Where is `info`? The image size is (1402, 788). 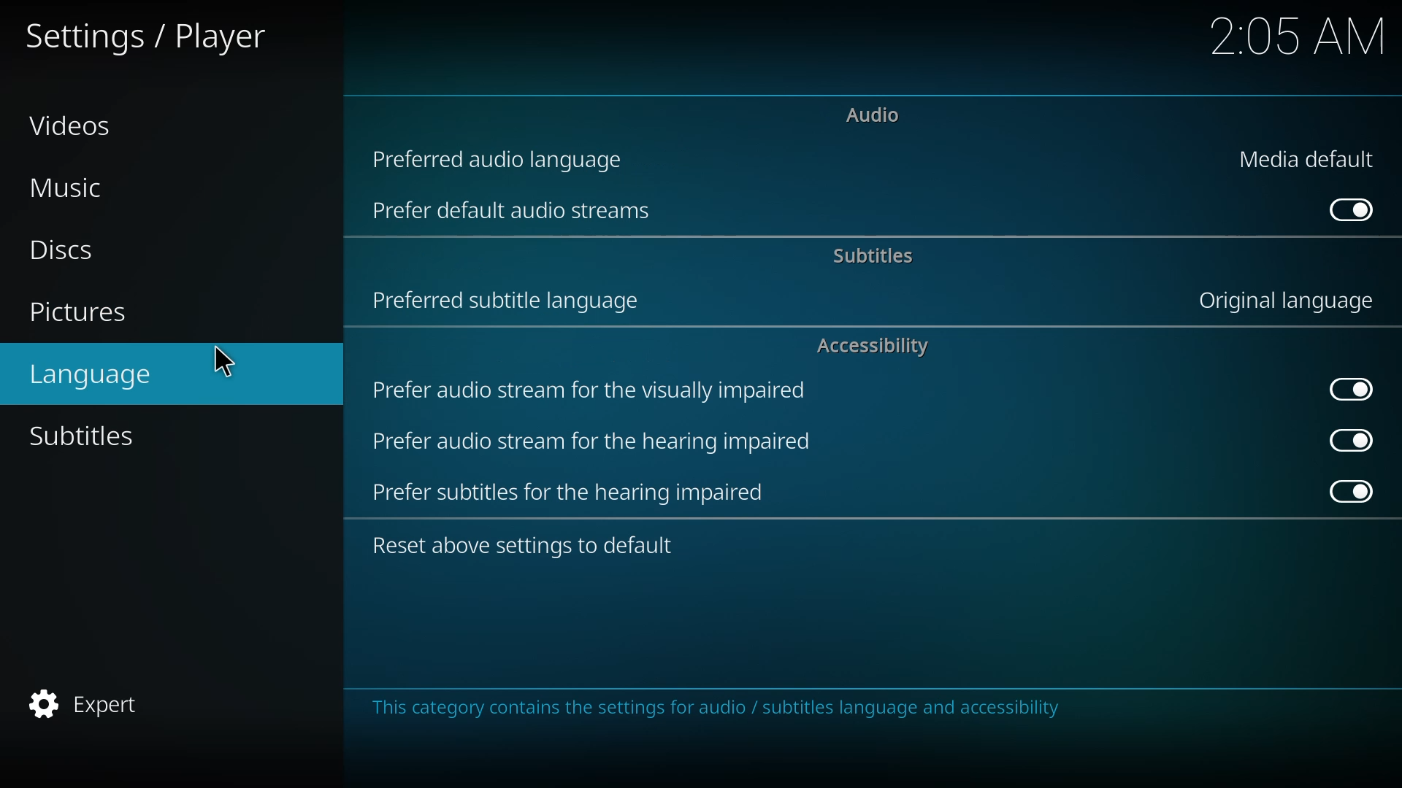 info is located at coordinates (724, 708).